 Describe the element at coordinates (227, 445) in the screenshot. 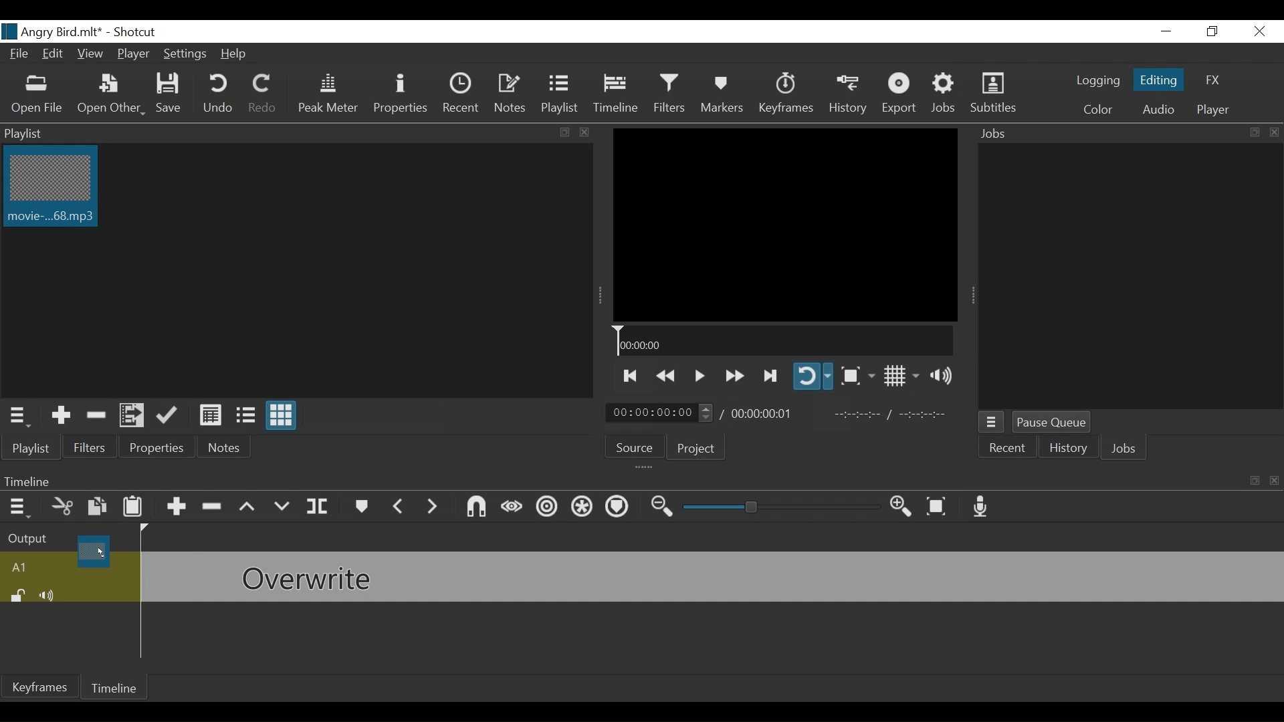

I see `Notes` at that location.